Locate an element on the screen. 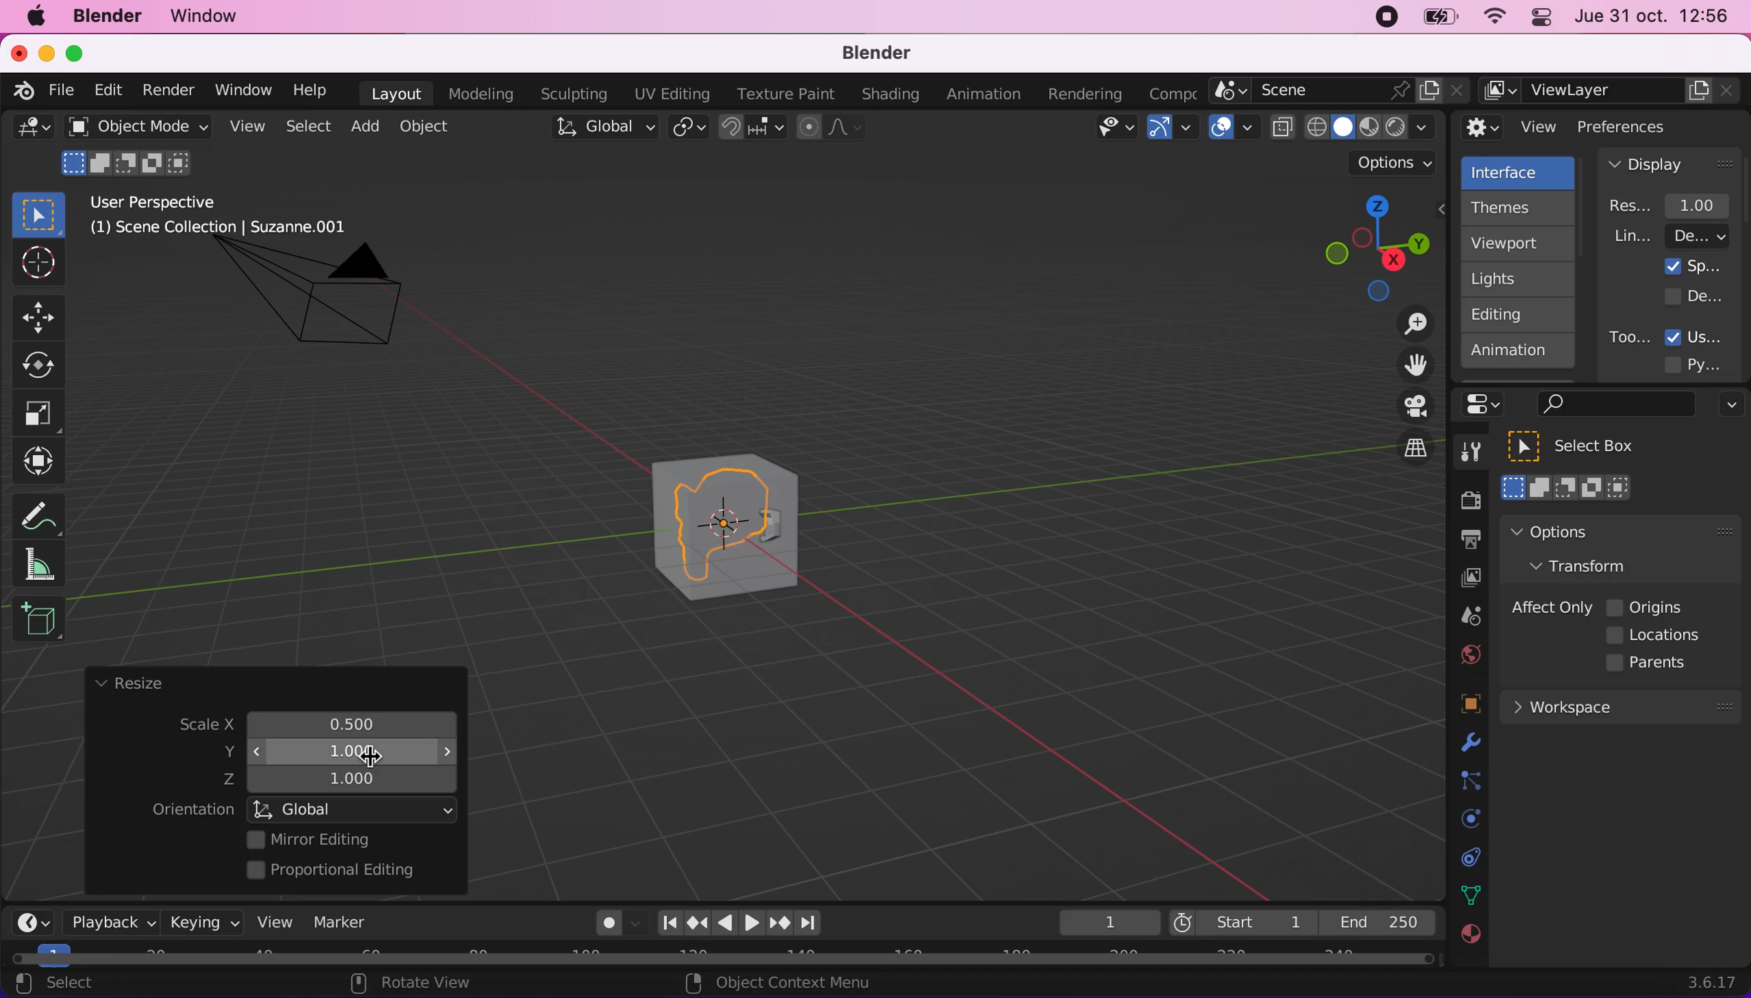 This screenshot has width=1751, height=998. splash screen is located at coordinates (1693, 266).